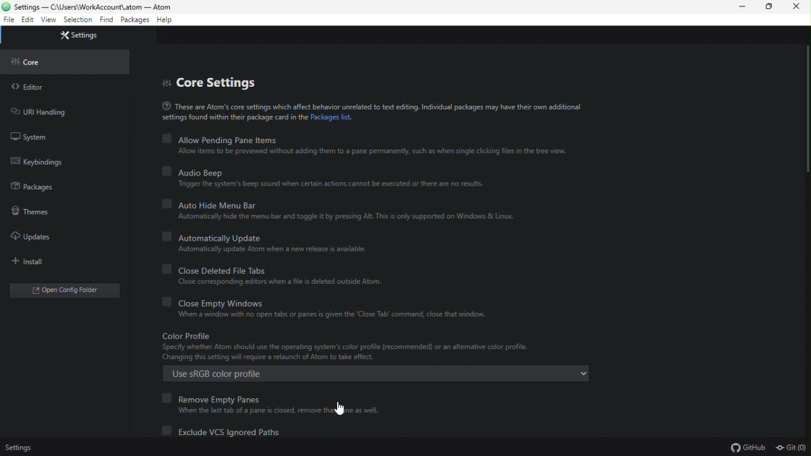 The height and width of the screenshot is (456, 811). I want to click on restore, so click(770, 8).